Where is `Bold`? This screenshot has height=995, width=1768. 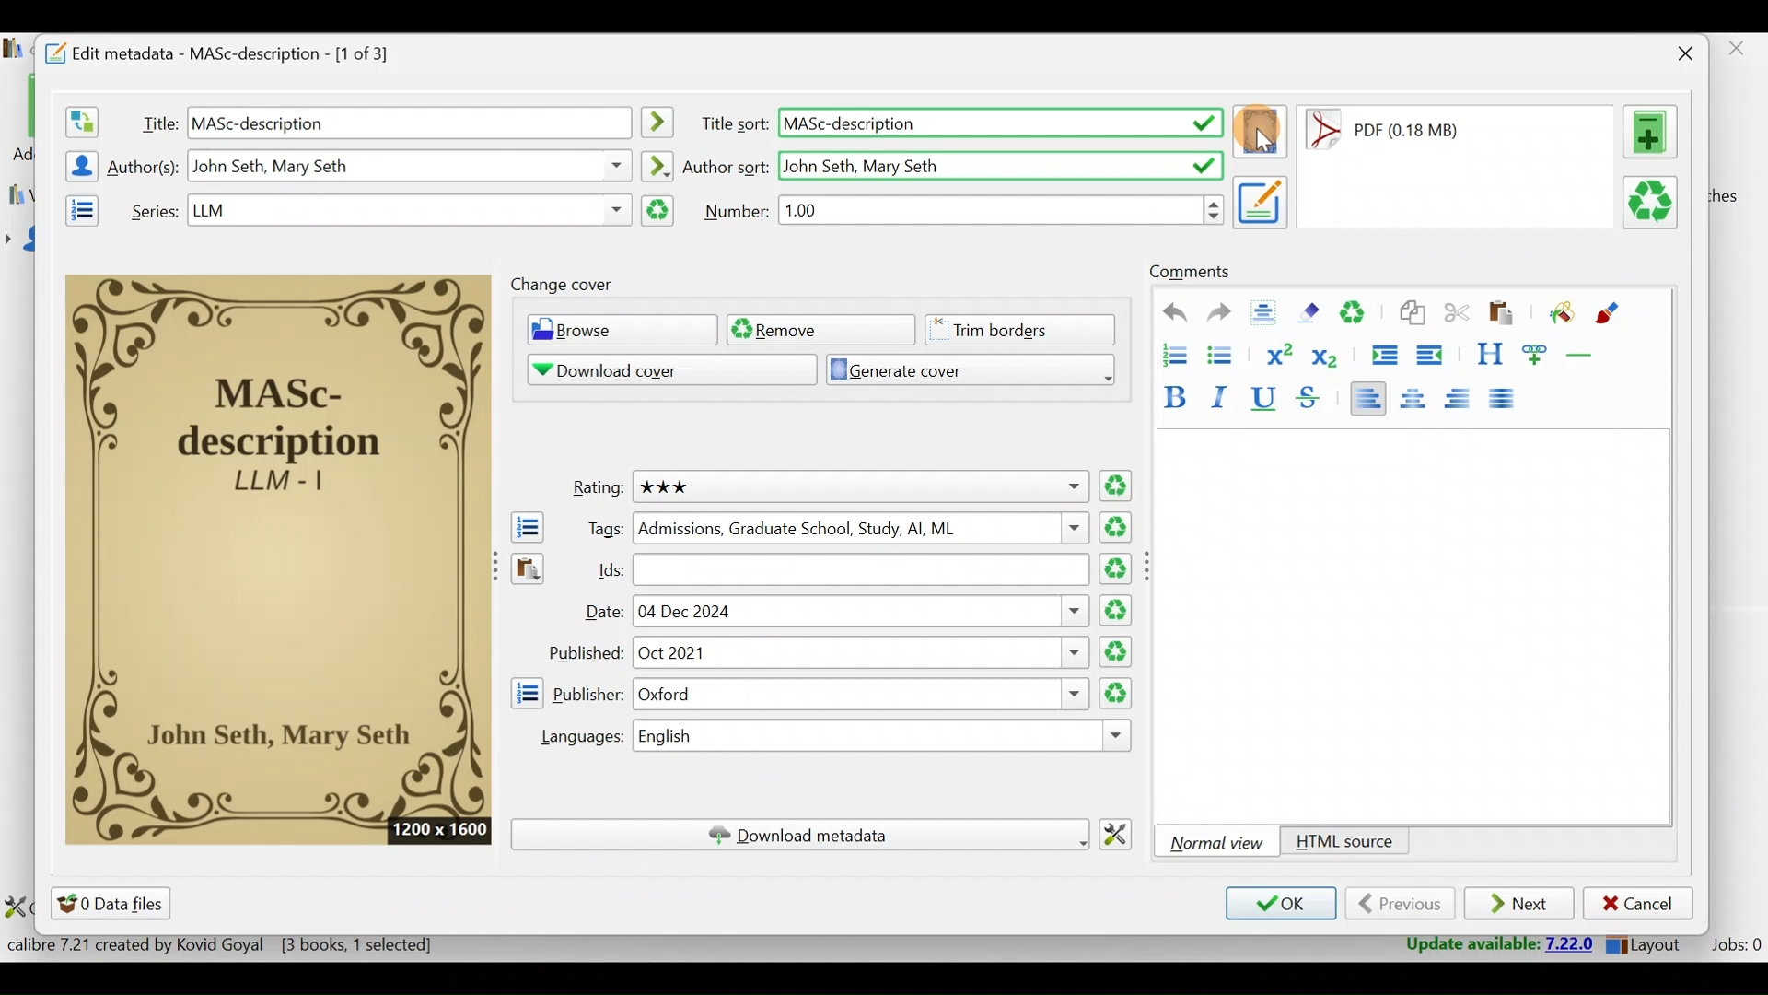 Bold is located at coordinates (1172, 393).